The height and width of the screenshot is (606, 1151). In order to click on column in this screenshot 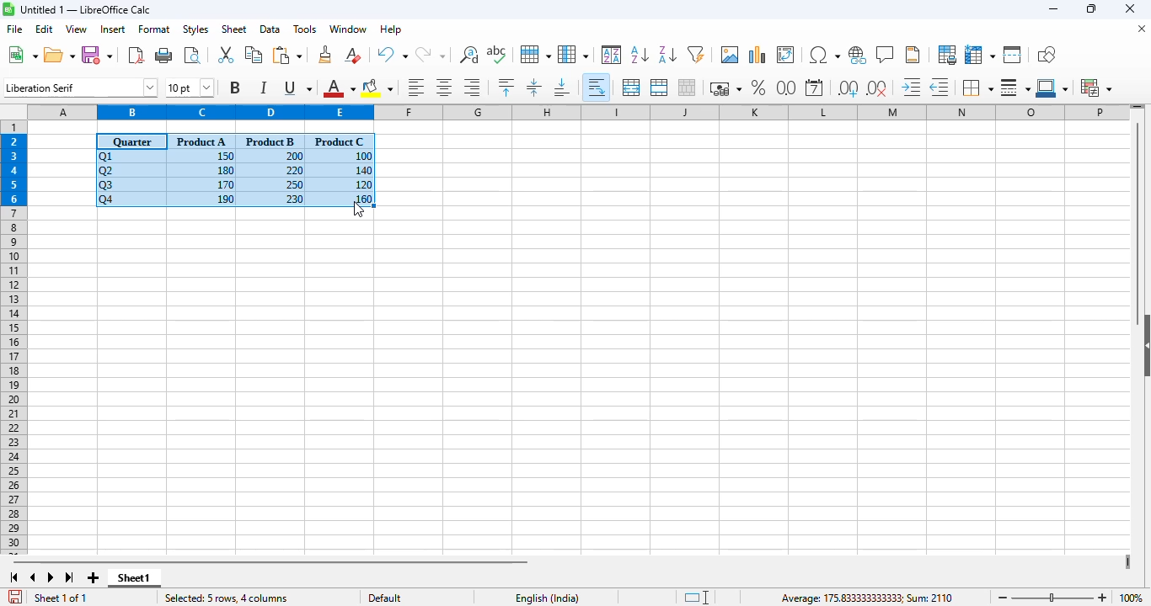, I will do `click(573, 54)`.